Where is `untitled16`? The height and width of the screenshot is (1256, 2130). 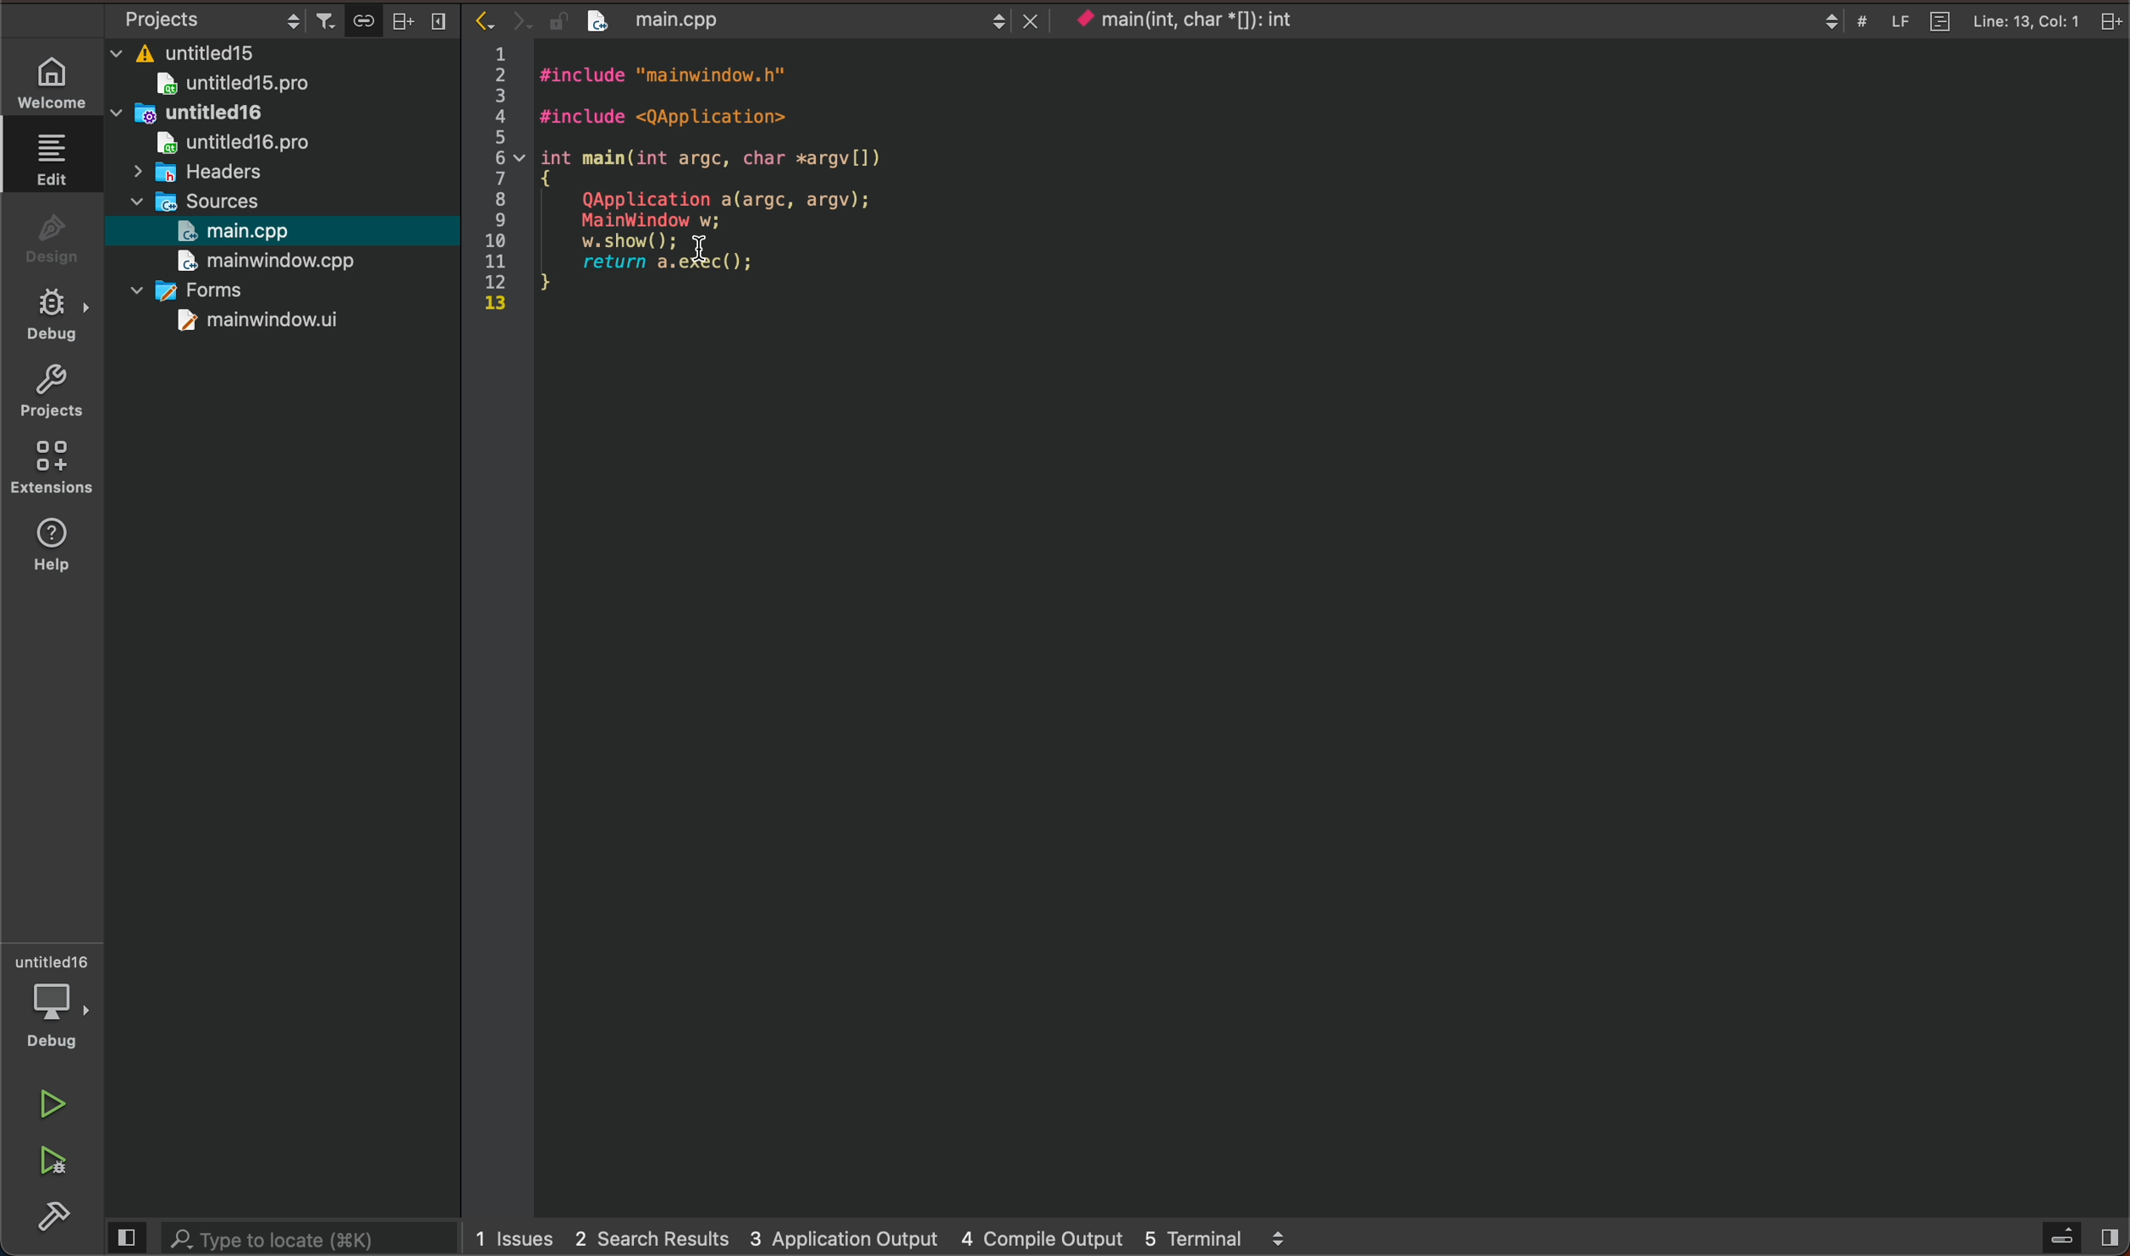 untitled16 is located at coordinates (232, 116).